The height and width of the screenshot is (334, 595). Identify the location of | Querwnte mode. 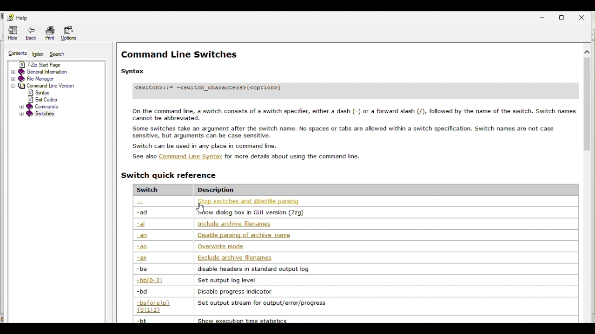
(224, 247).